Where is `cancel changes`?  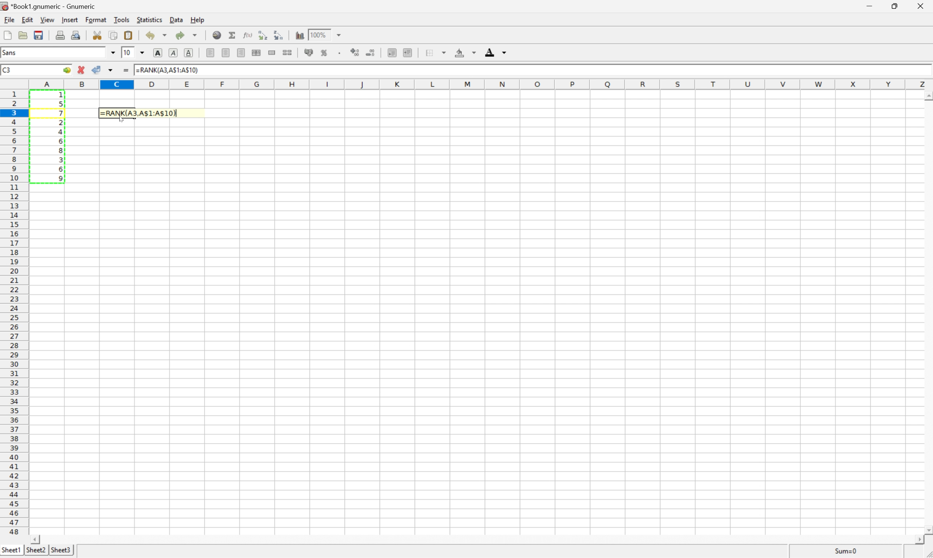 cancel changes is located at coordinates (81, 69).